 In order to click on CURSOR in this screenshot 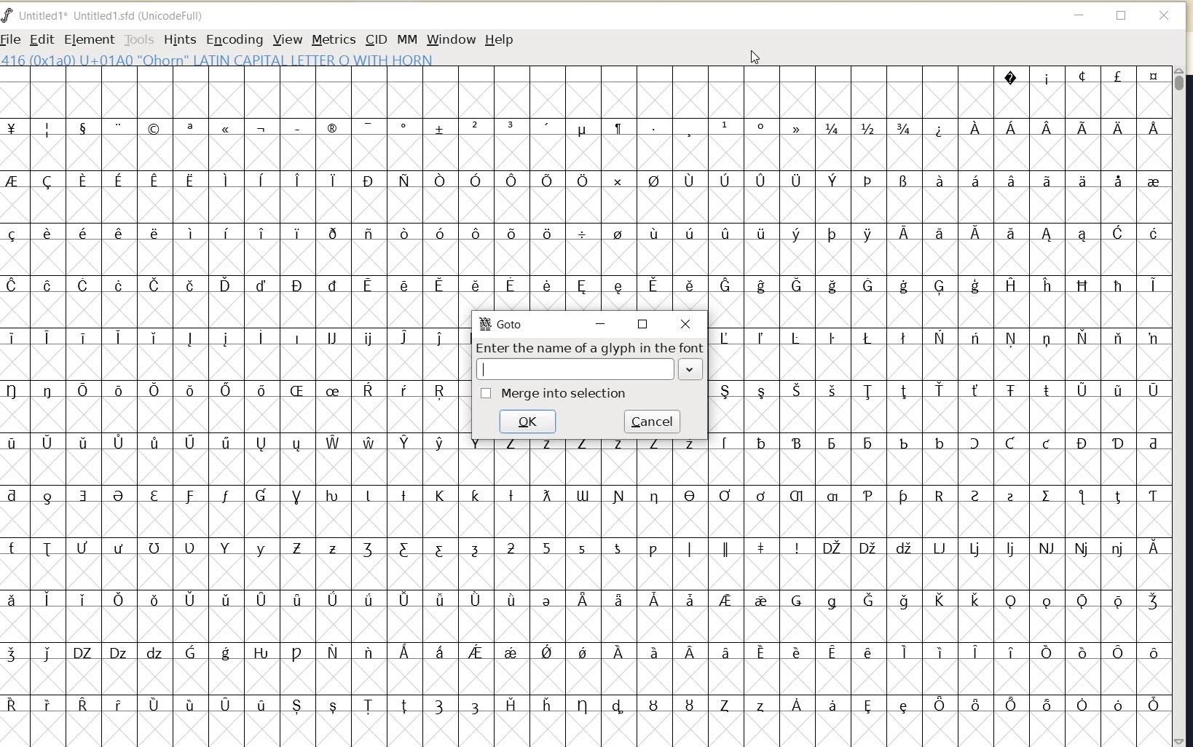, I will do `click(755, 57)`.